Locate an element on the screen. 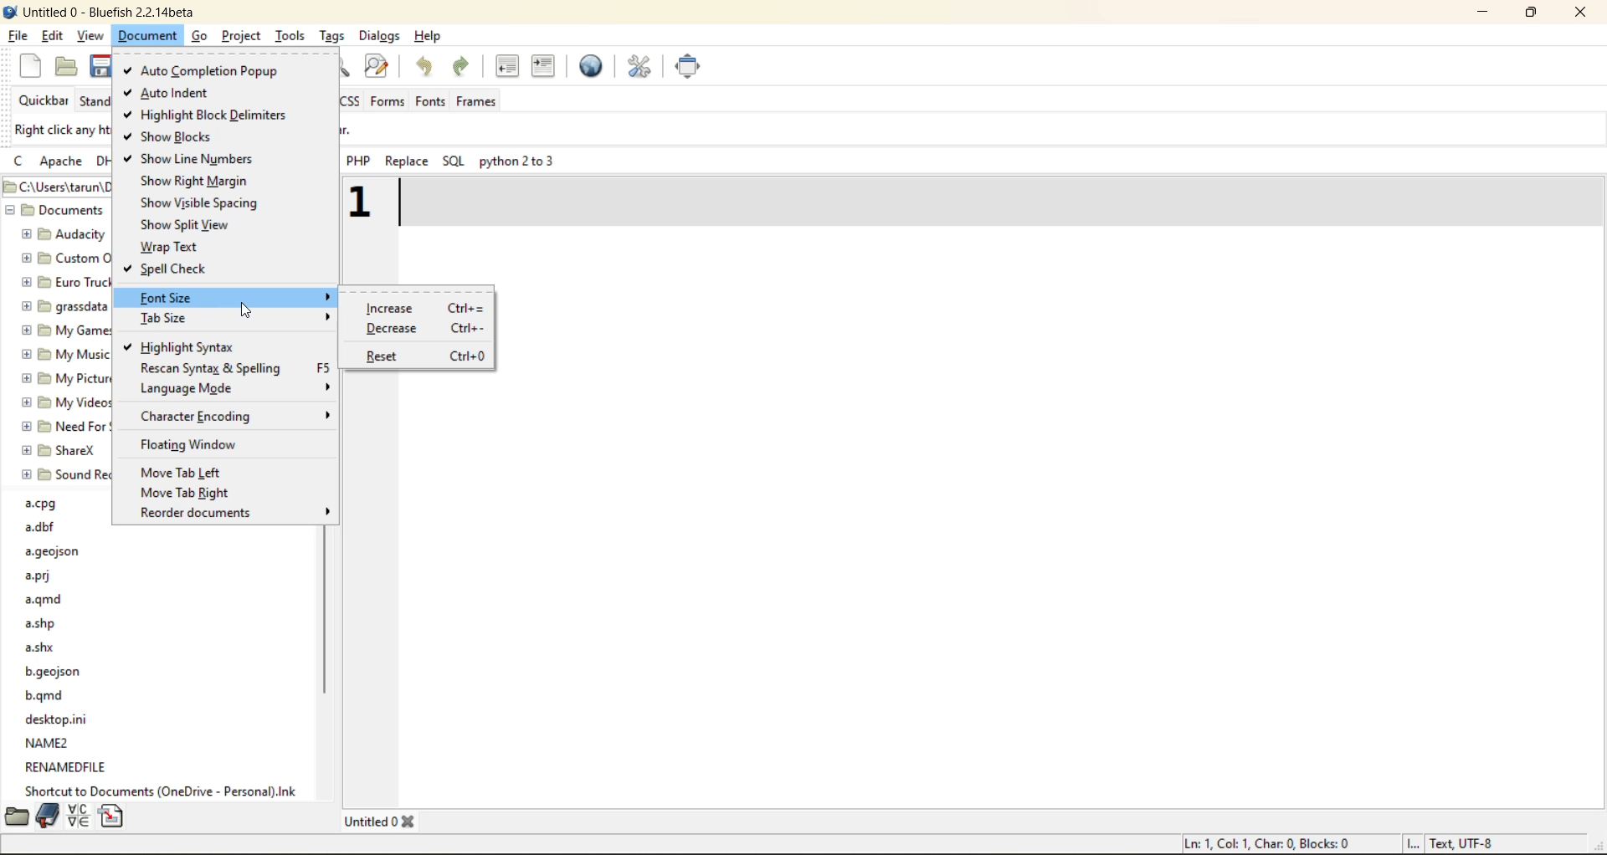  uindent is located at coordinates (511, 68).